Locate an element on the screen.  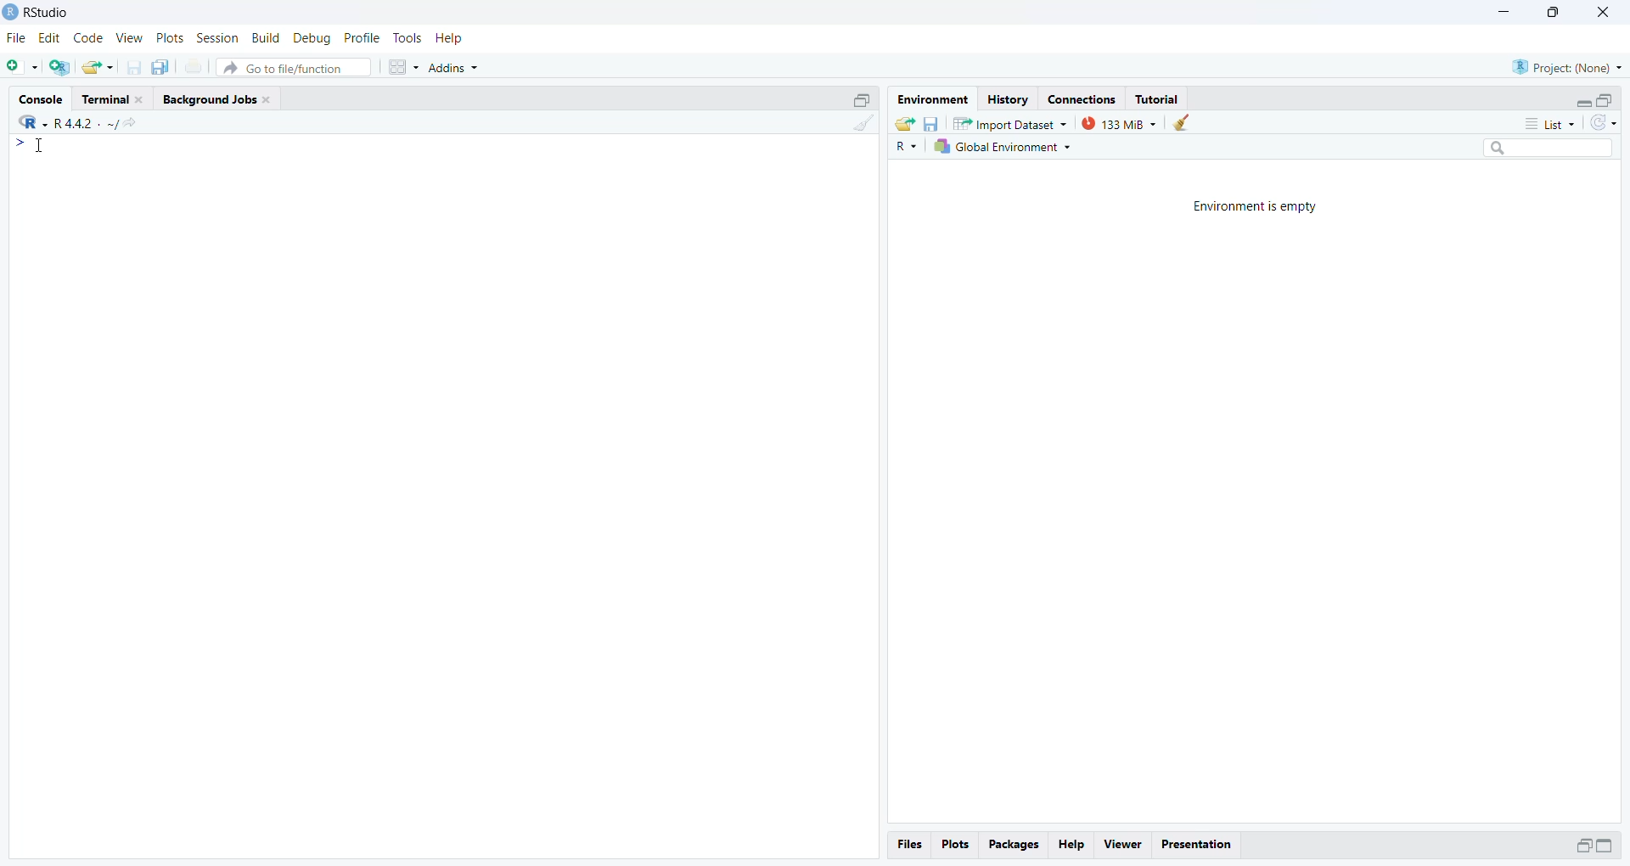
List is located at coordinates (1549, 125).